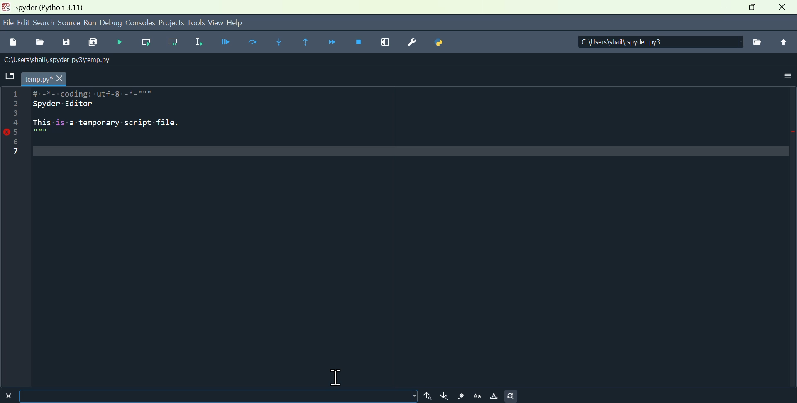  Describe the element at coordinates (69, 24) in the screenshot. I see `Source` at that location.